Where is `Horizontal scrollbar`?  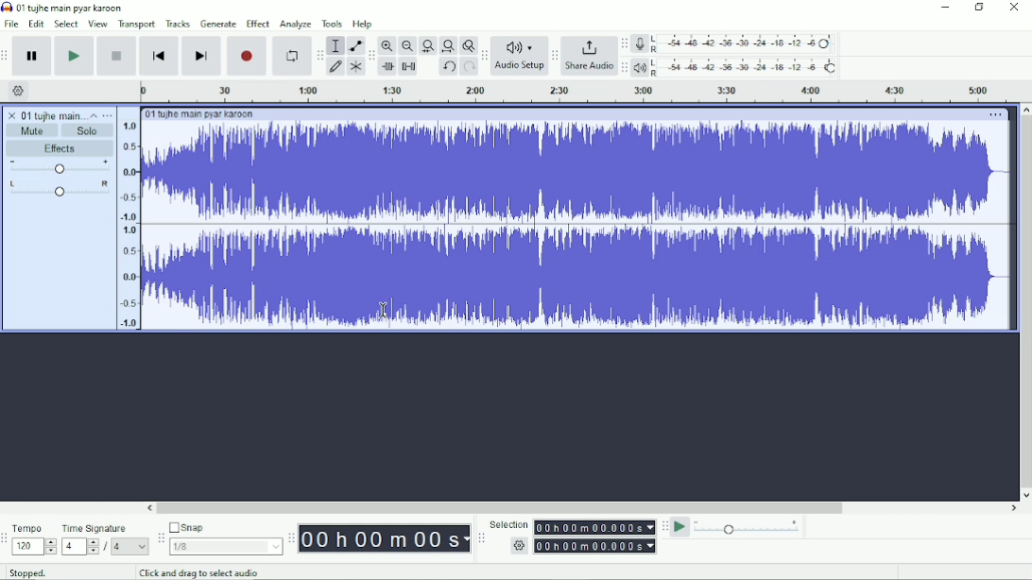 Horizontal scrollbar is located at coordinates (581, 509).